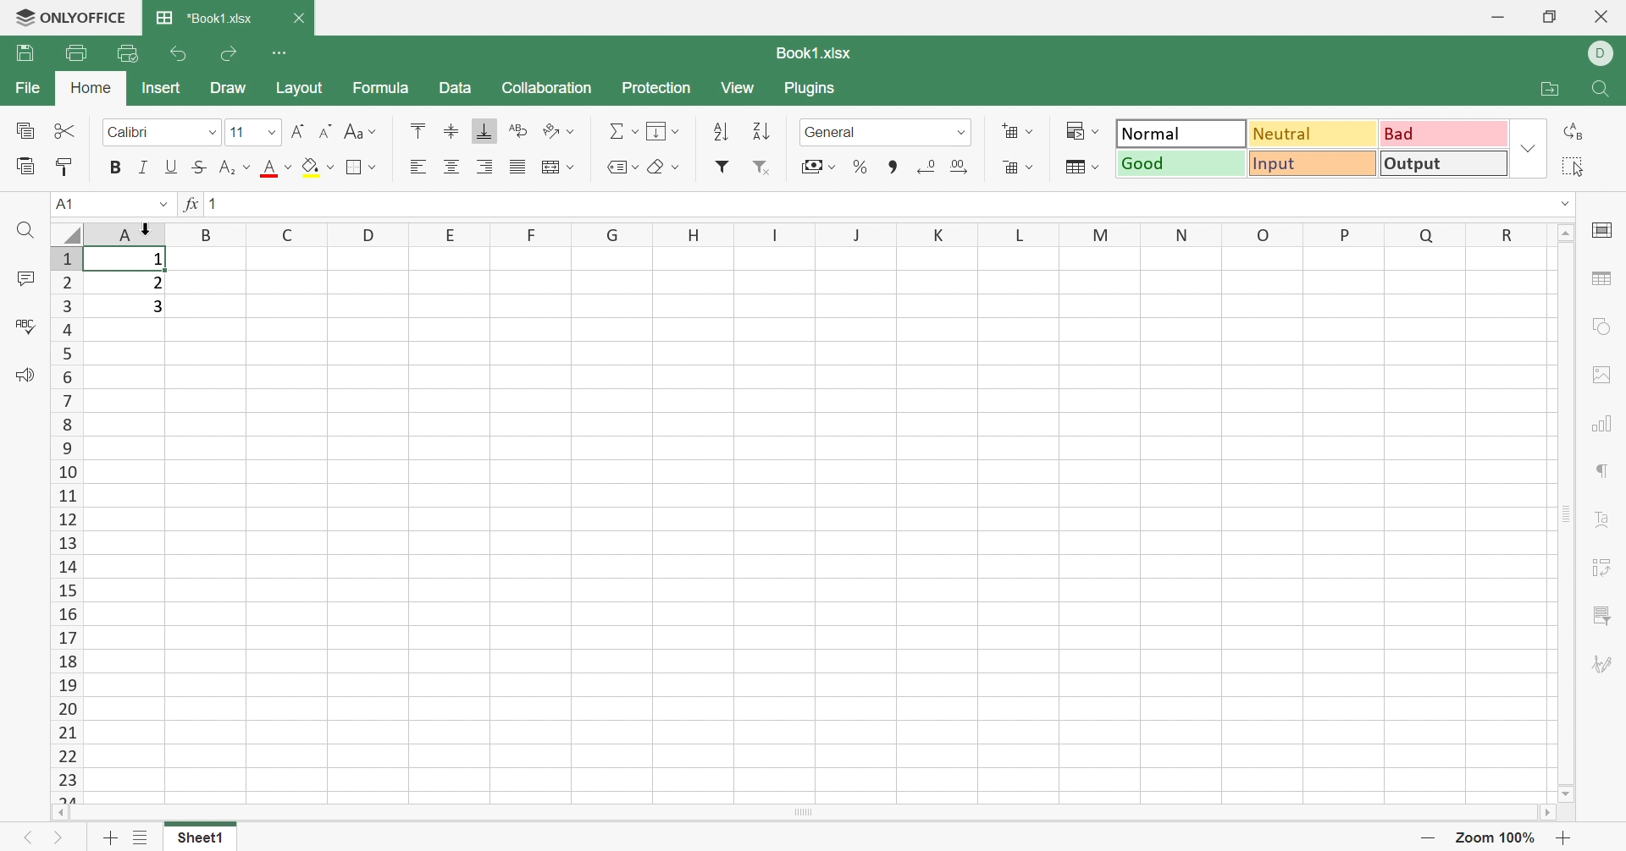 The height and width of the screenshot is (851, 1626). Describe the element at coordinates (1601, 90) in the screenshot. I see `Find` at that location.